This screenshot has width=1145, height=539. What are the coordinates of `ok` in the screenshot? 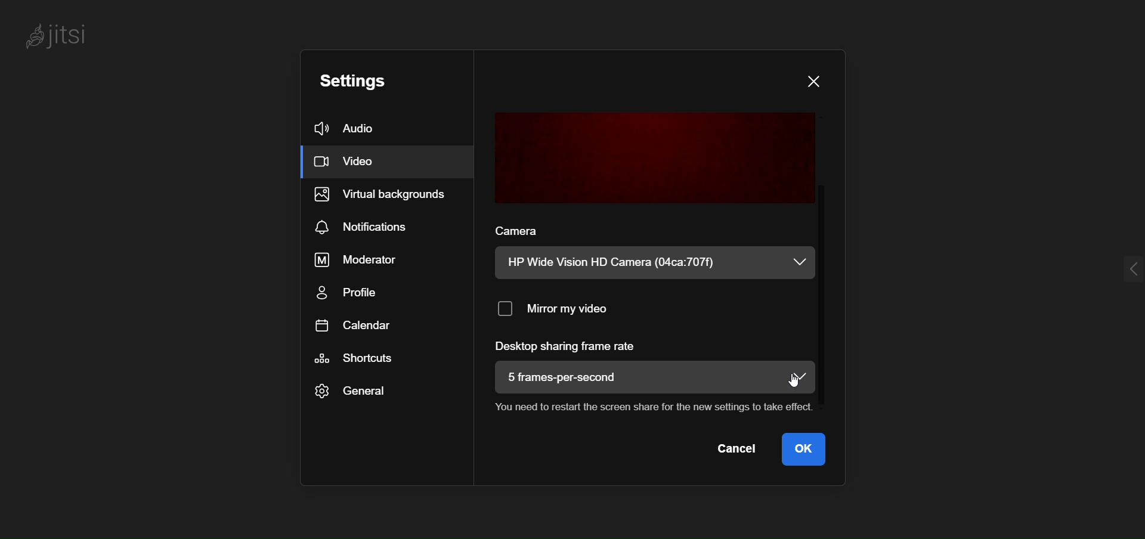 It's located at (807, 451).